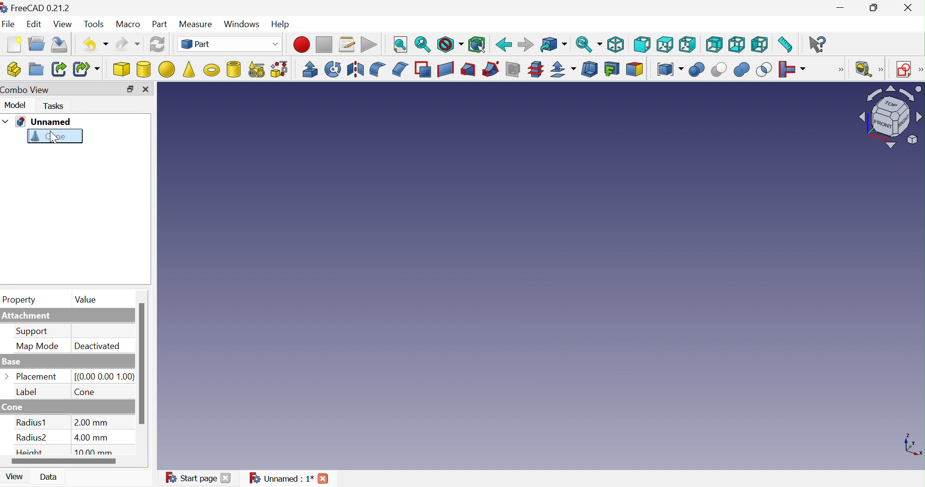  What do you see at coordinates (281, 69) in the screenshot?
I see `Shape builder` at bounding box center [281, 69].